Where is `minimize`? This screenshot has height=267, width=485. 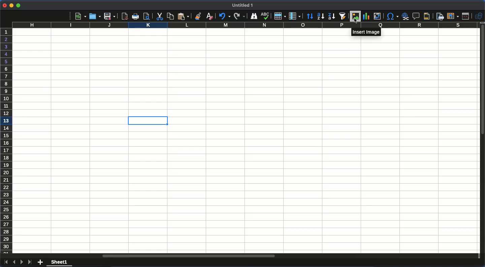 minimize is located at coordinates (11, 5).